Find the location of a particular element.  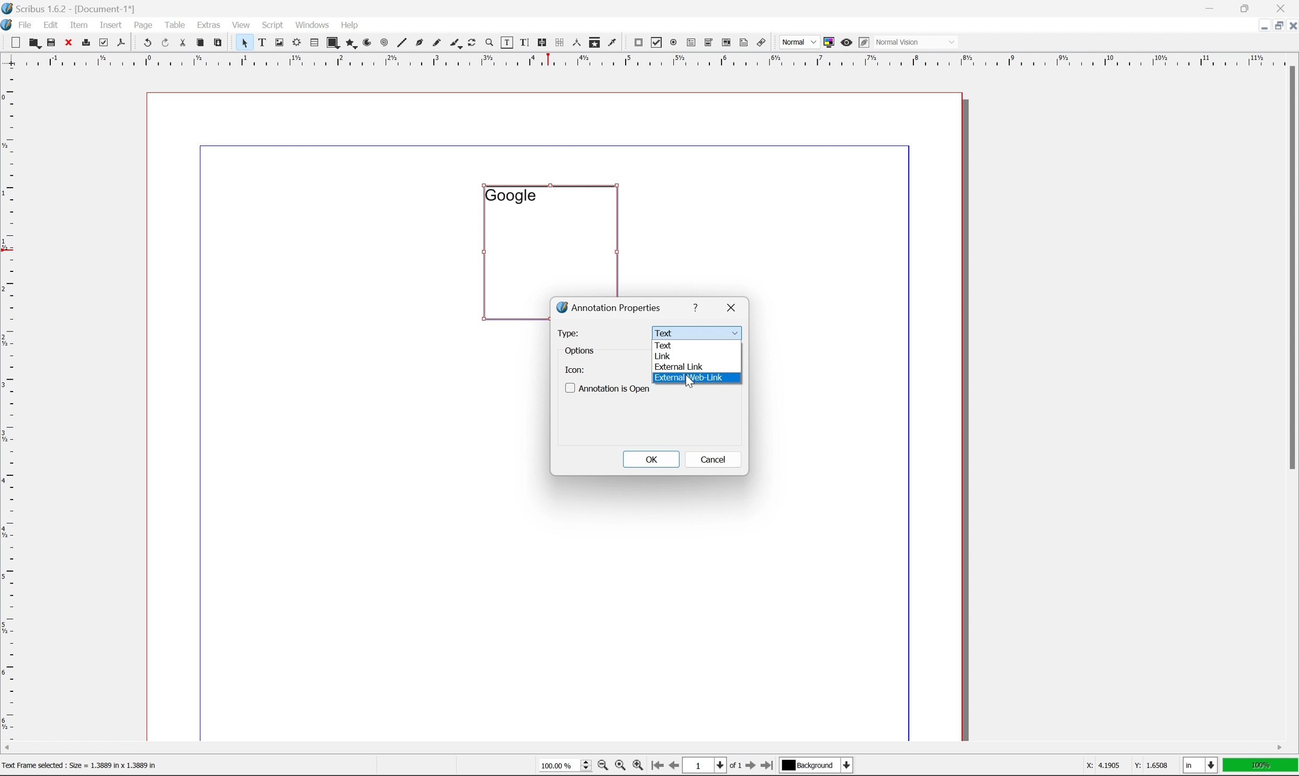

restore down is located at coordinates (1248, 8).